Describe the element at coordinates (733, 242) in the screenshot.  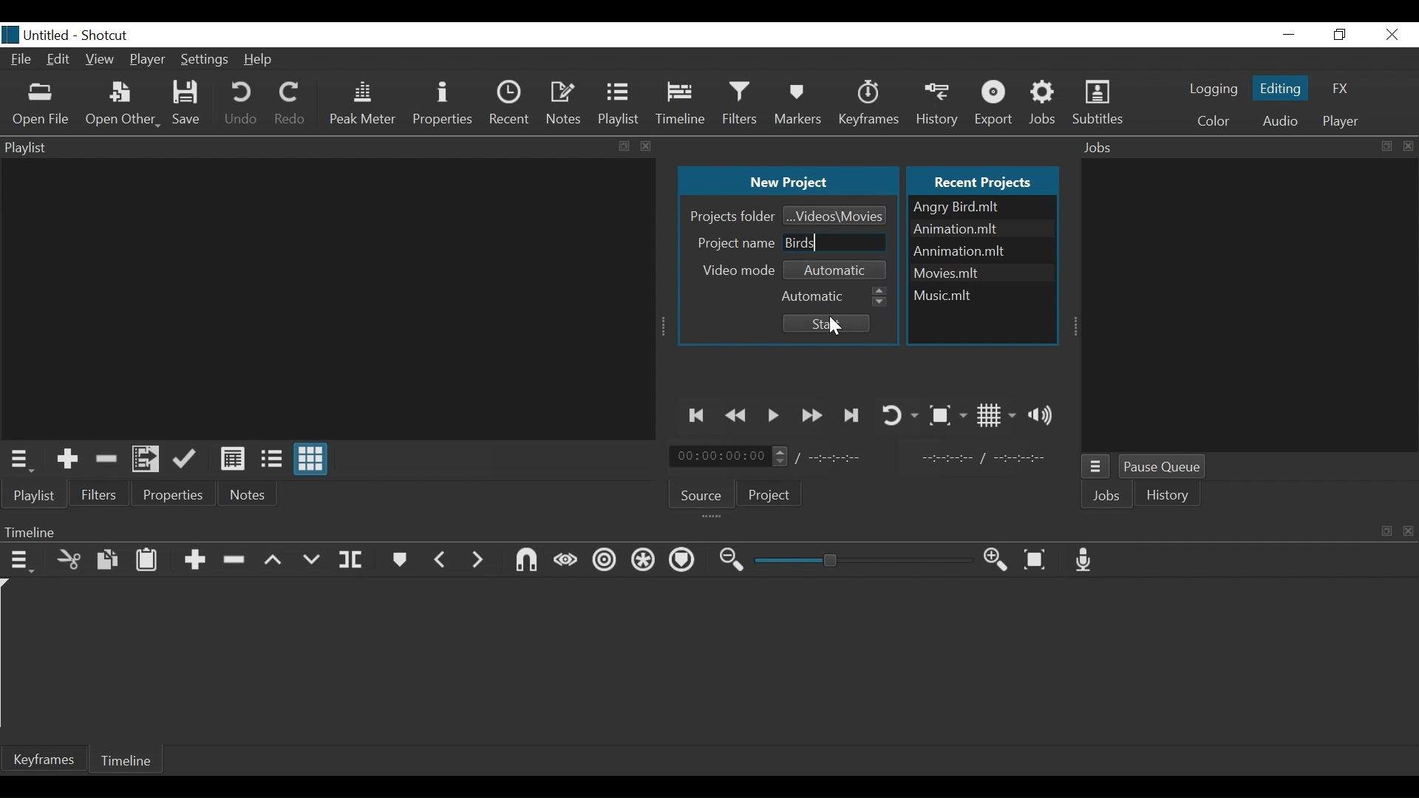
I see `Project Name` at that location.